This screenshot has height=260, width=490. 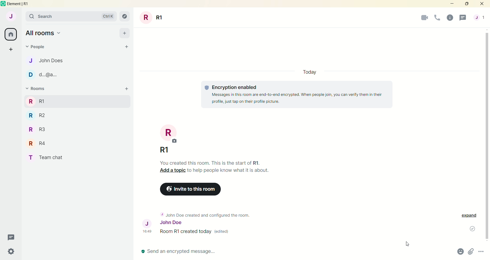 What do you see at coordinates (310, 73) in the screenshot?
I see `Today` at bounding box center [310, 73].